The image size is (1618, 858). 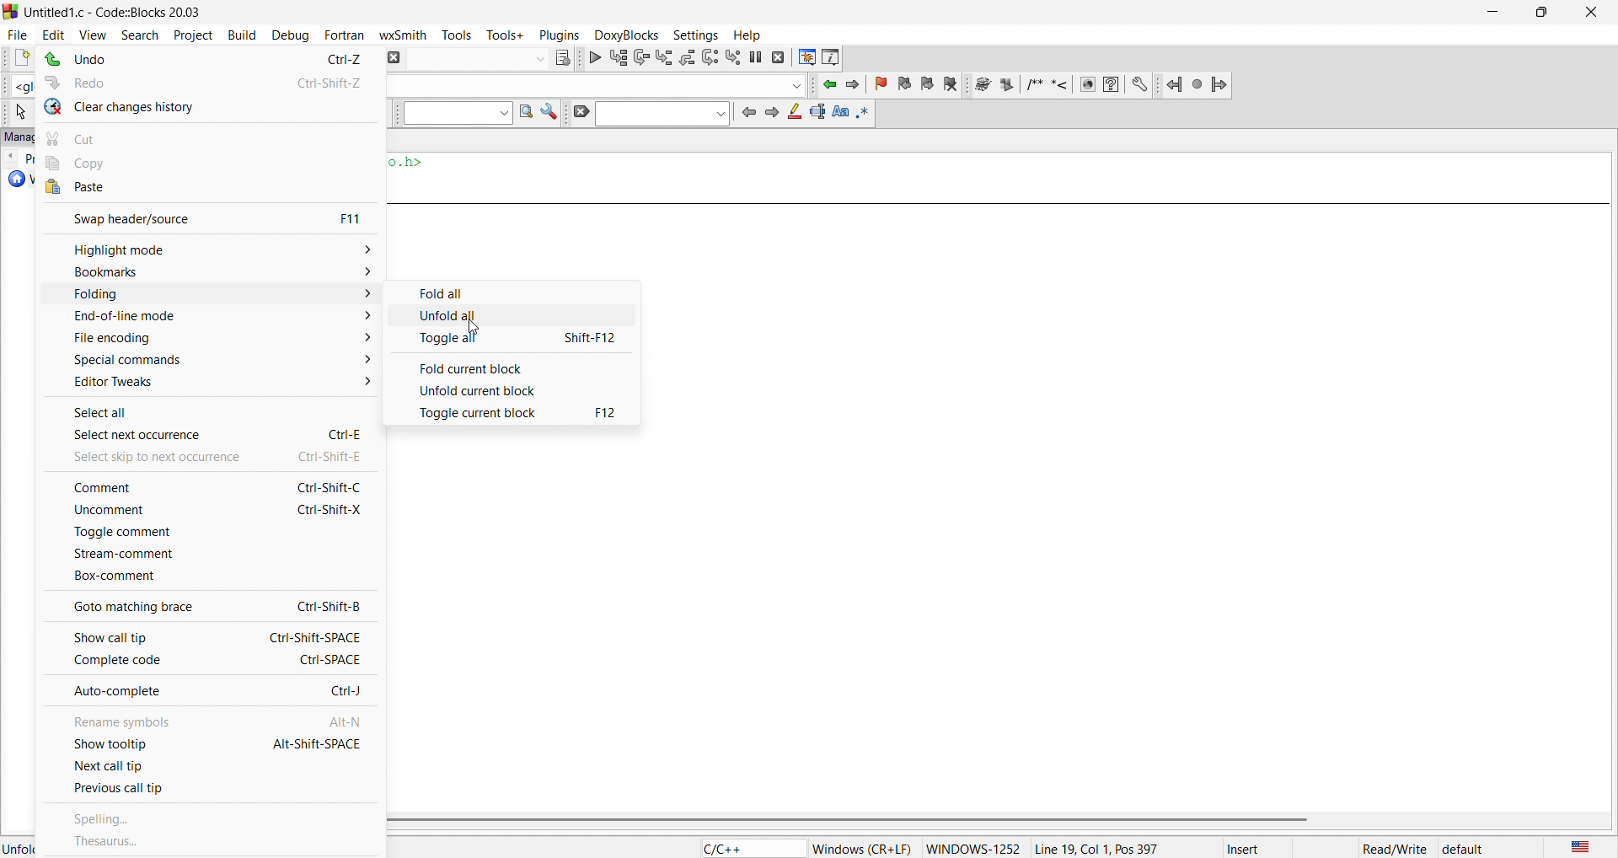 I want to click on jump backward, so click(x=831, y=84).